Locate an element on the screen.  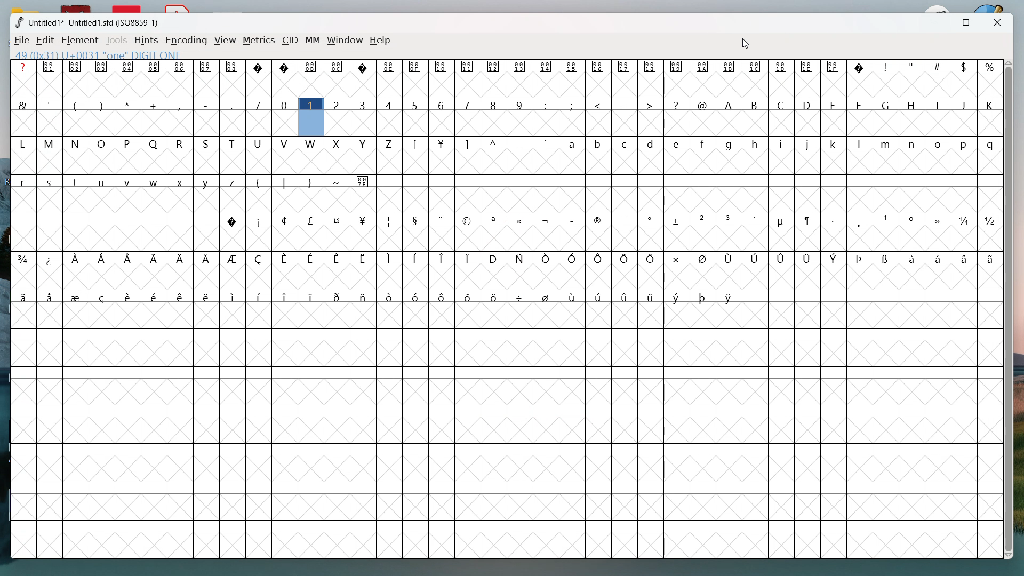
# is located at coordinates (937, 66).